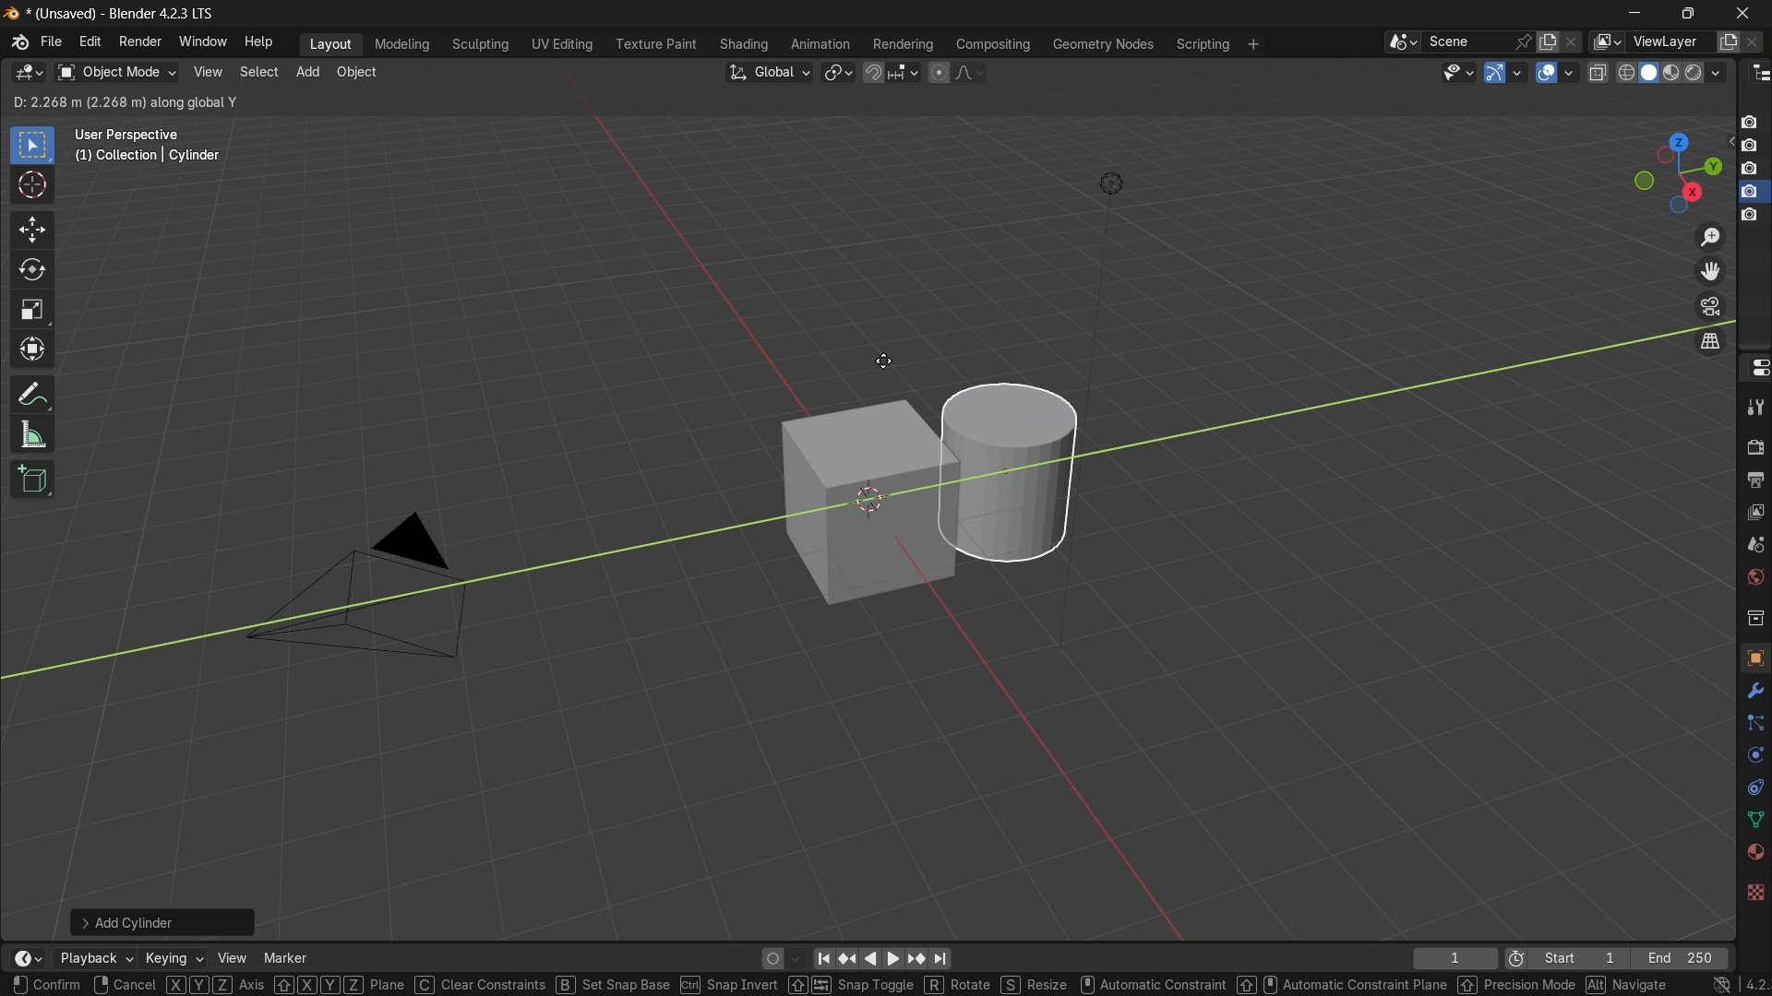 The image size is (1772, 996). I want to click on cursor, so click(33, 186).